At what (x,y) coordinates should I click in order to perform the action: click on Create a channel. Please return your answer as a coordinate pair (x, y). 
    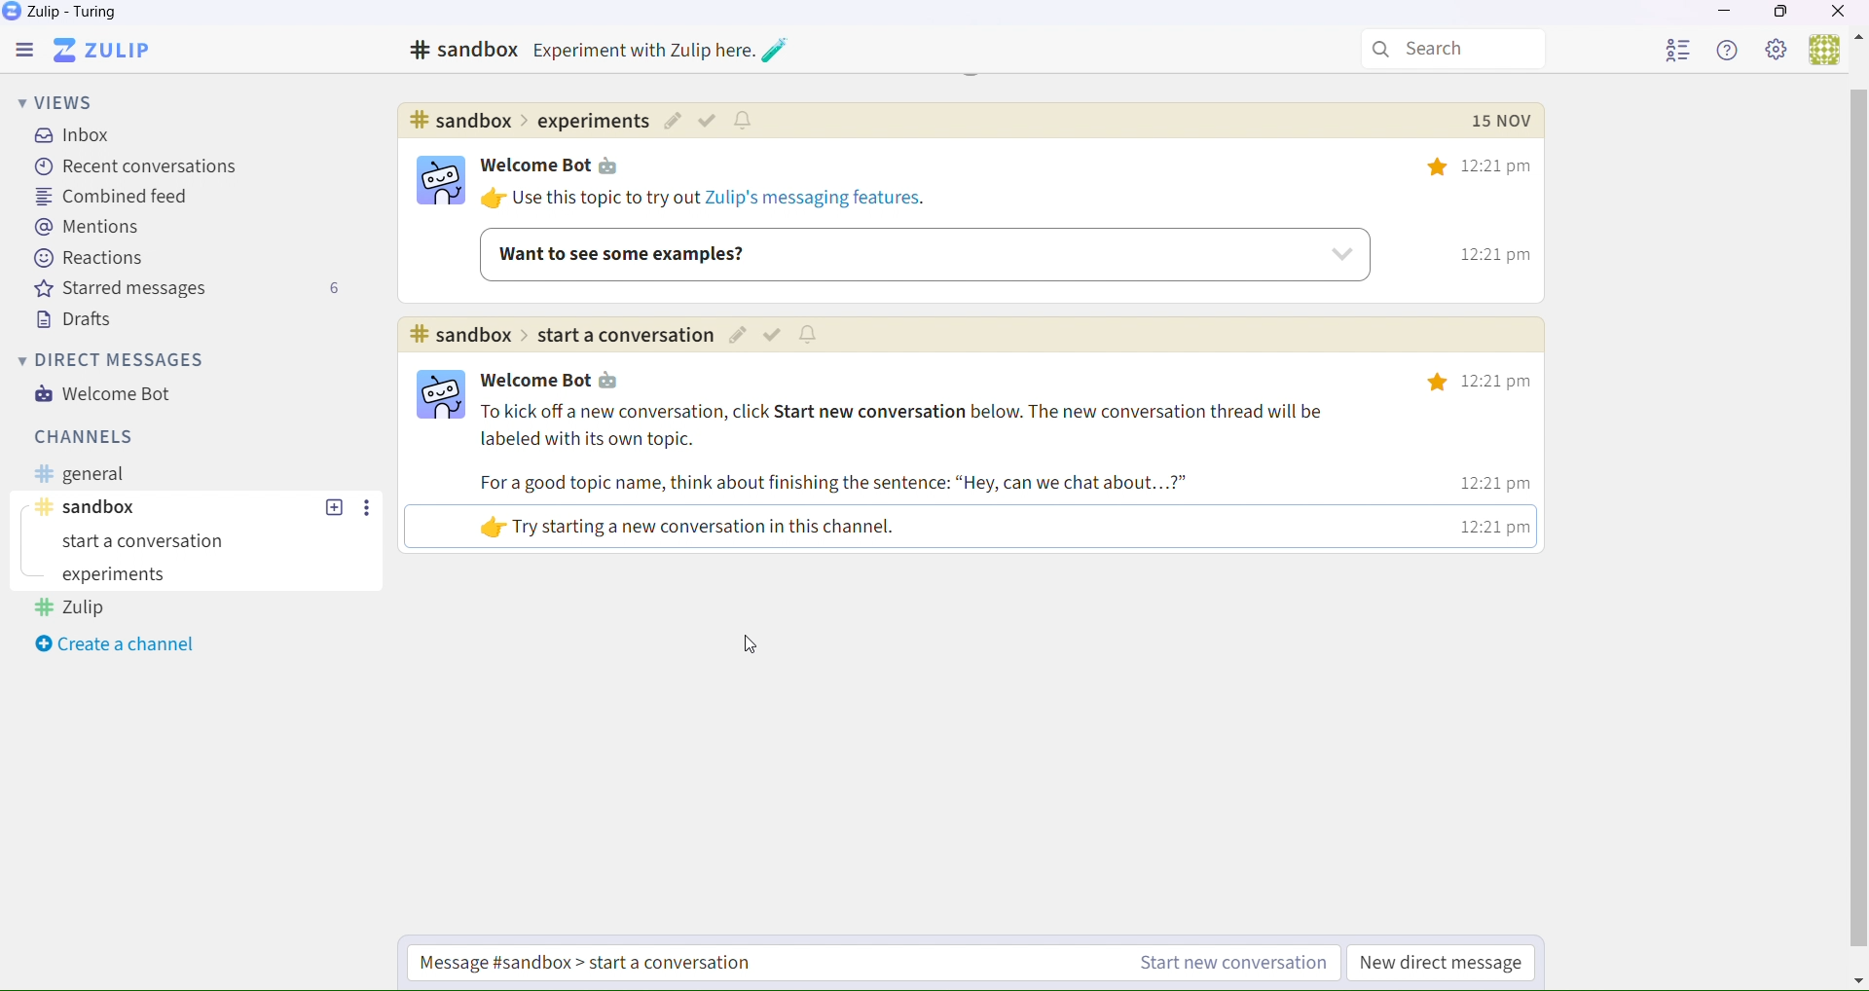
    Looking at the image, I should click on (121, 645).